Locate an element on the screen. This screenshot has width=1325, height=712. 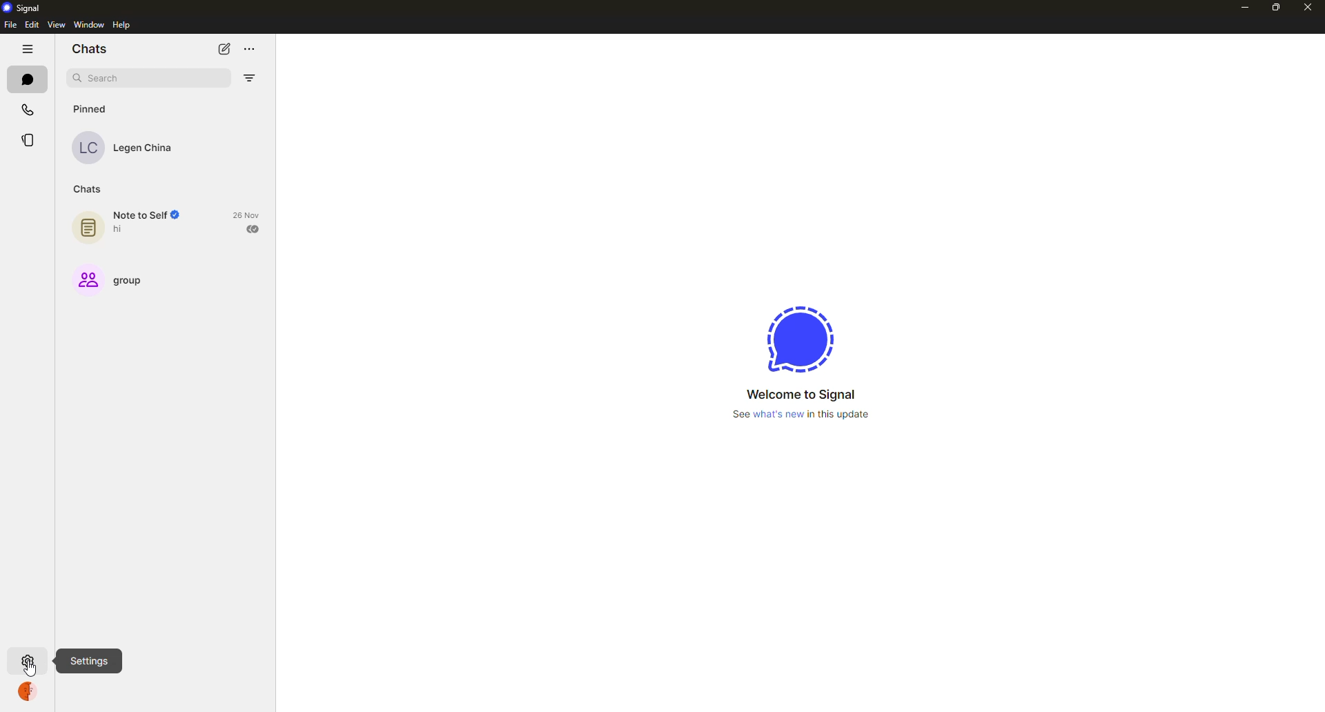
chats is located at coordinates (90, 188).